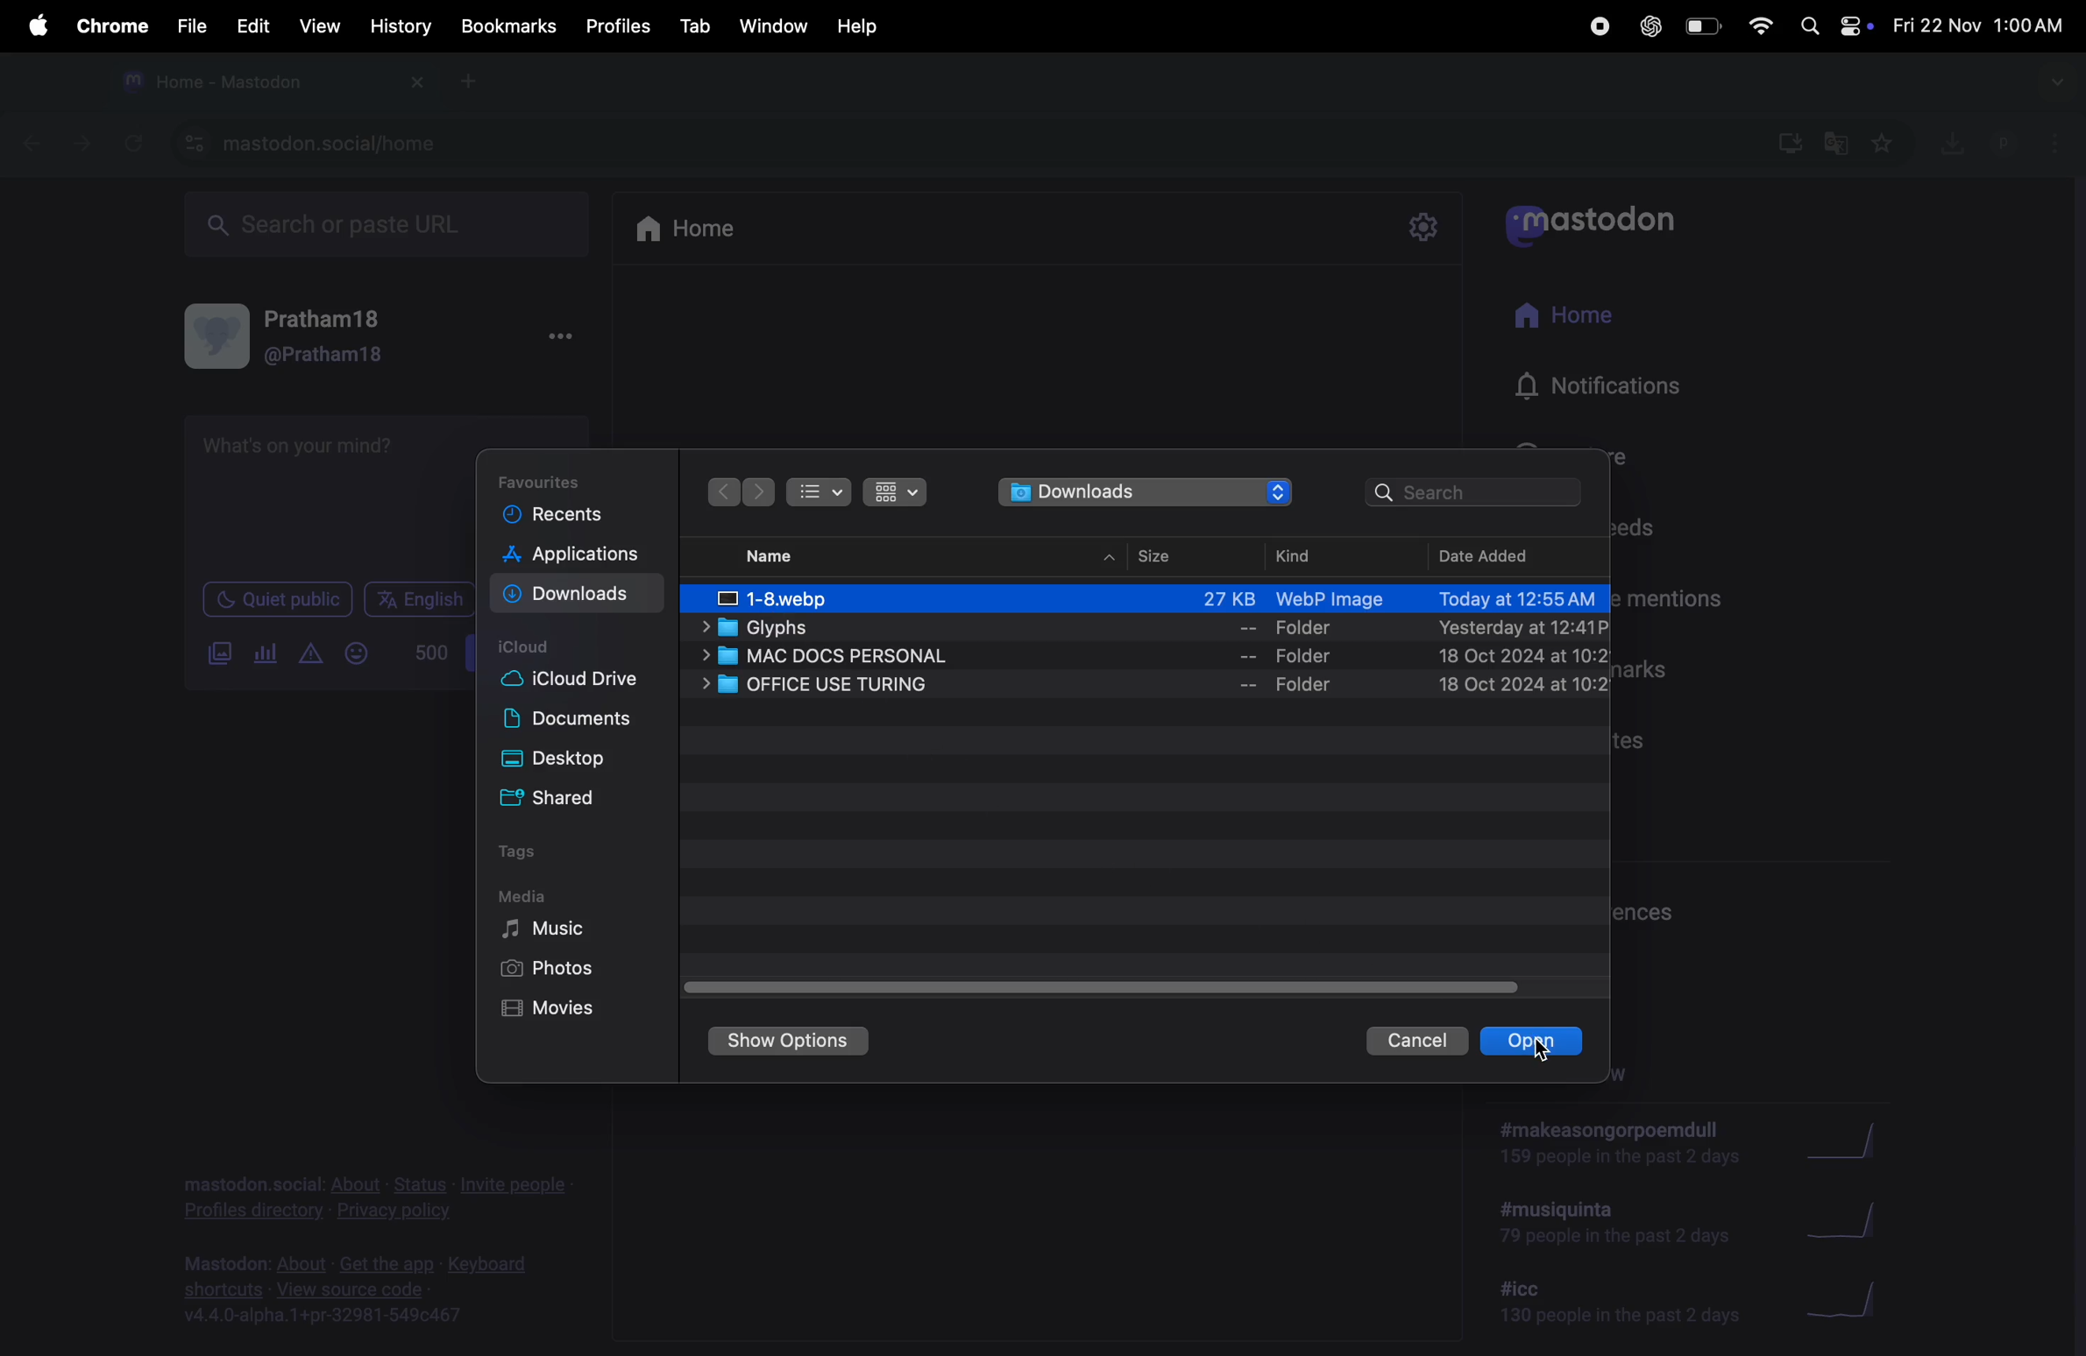 The image size is (2086, 1356). What do you see at coordinates (327, 356) in the screenshot?
I see `@pratham18` at bounding box center [327, 356].